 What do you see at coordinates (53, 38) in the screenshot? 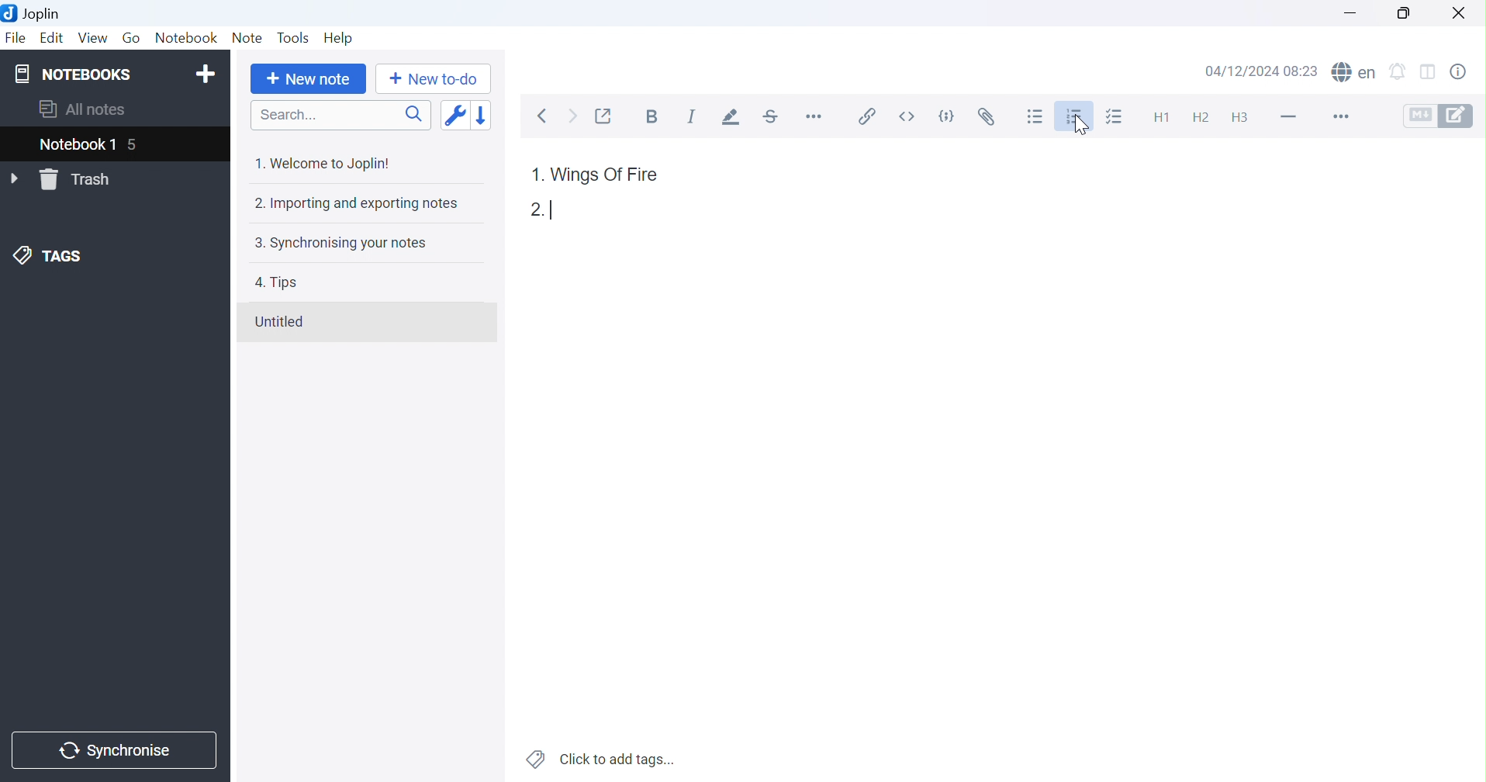
I see `Edit` at bounding box center [53, 38].